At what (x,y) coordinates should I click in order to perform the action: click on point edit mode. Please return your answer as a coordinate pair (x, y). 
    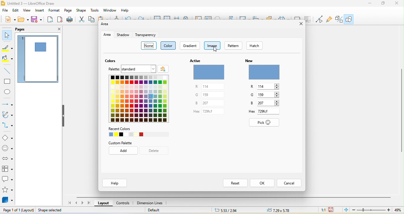
    Looking at the image, I should click on (319, 19).